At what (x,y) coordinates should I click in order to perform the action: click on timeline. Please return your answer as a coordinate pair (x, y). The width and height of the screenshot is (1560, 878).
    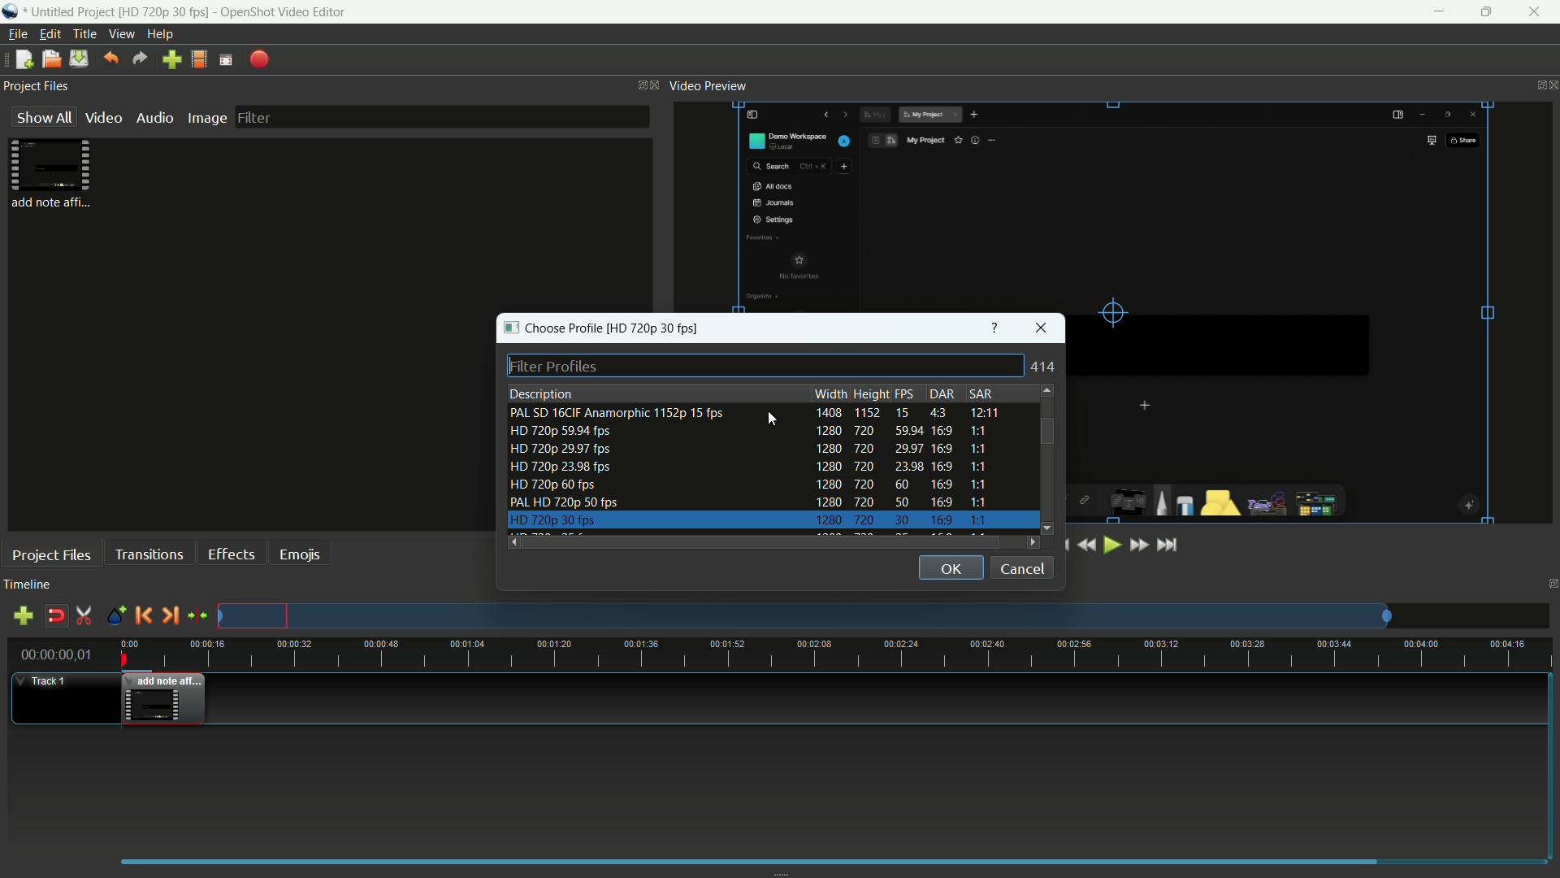
    Looking at the image, I should click on (28, 585).